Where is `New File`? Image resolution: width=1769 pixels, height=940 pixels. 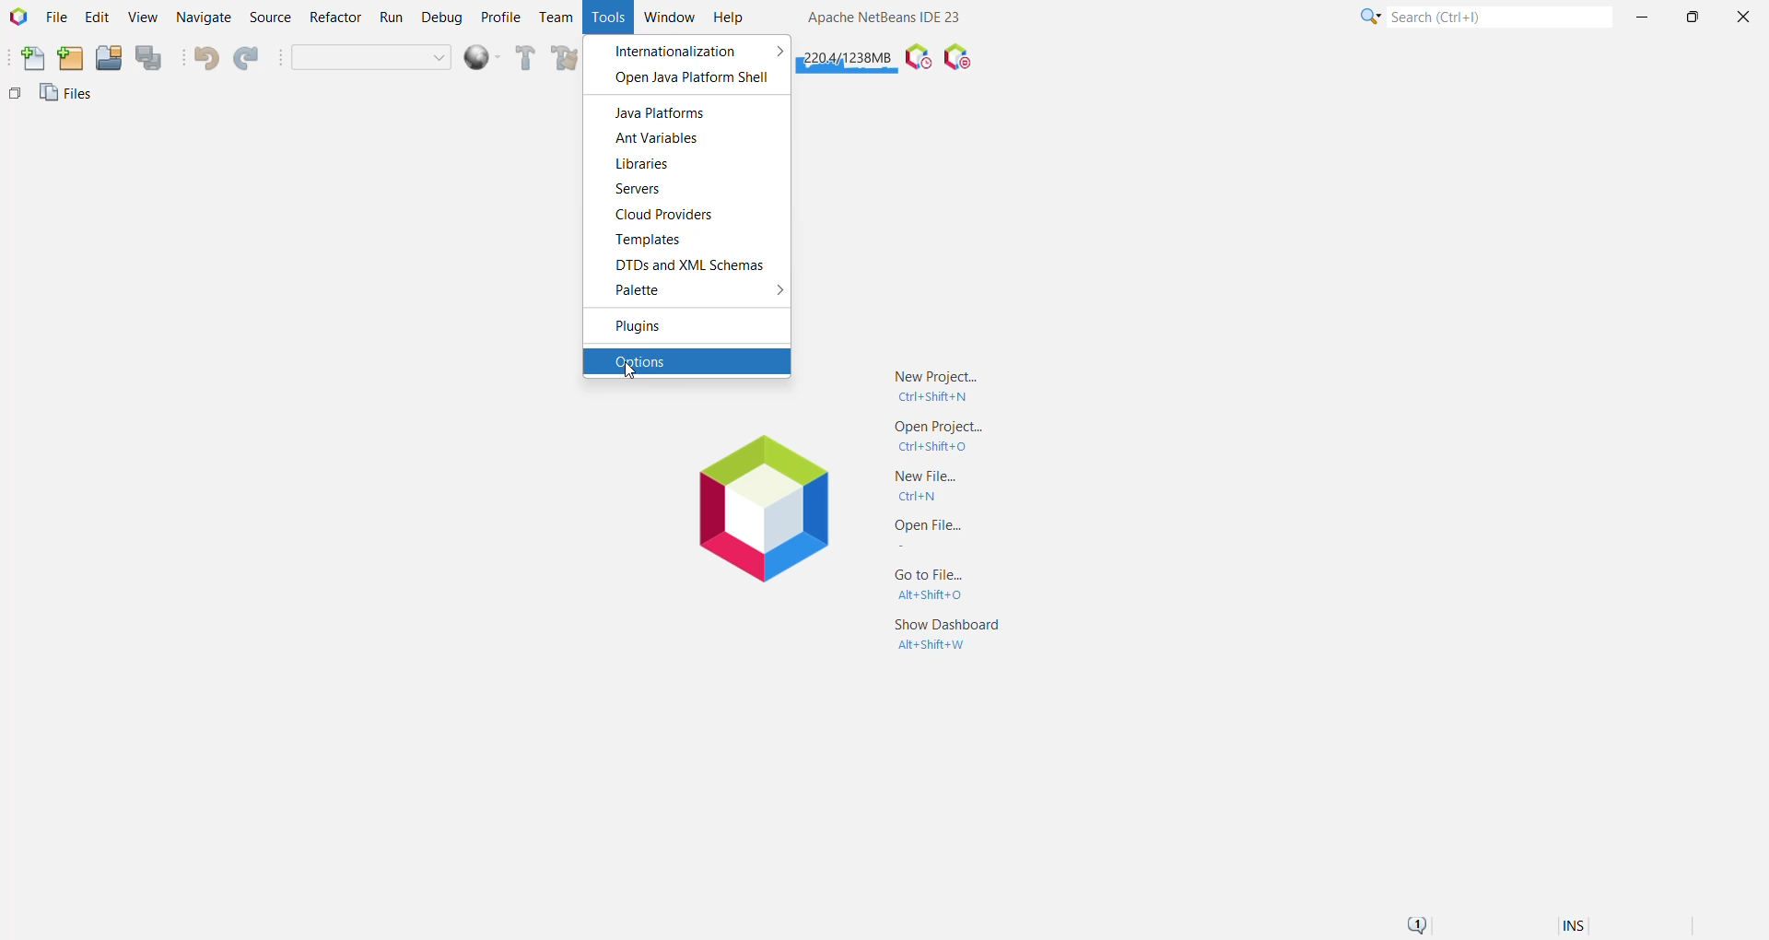 New File is located at coordinates (929, 485).